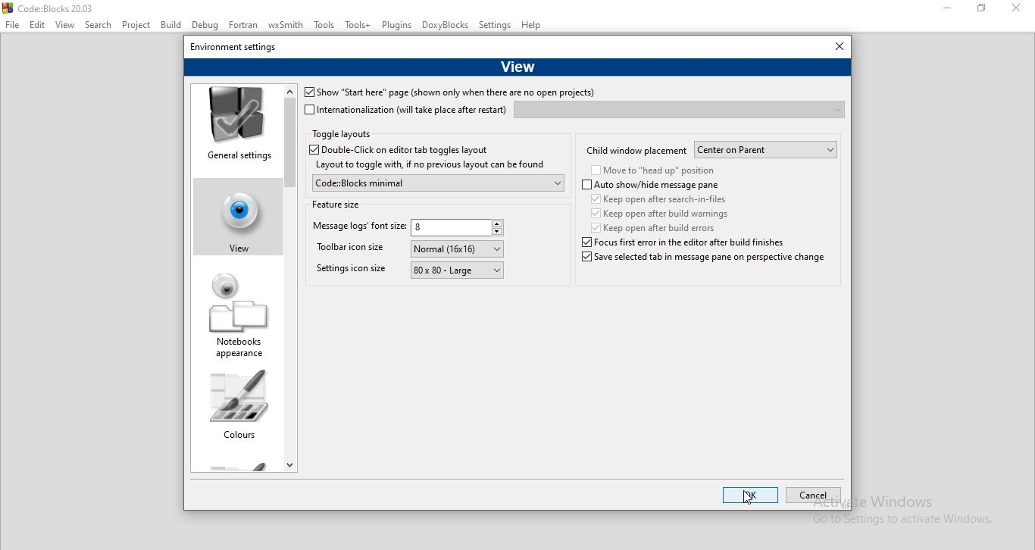  What do you see at coordinates (326, 27) in the screenshot?
I see `Tools` at bounding box center [326, 27].